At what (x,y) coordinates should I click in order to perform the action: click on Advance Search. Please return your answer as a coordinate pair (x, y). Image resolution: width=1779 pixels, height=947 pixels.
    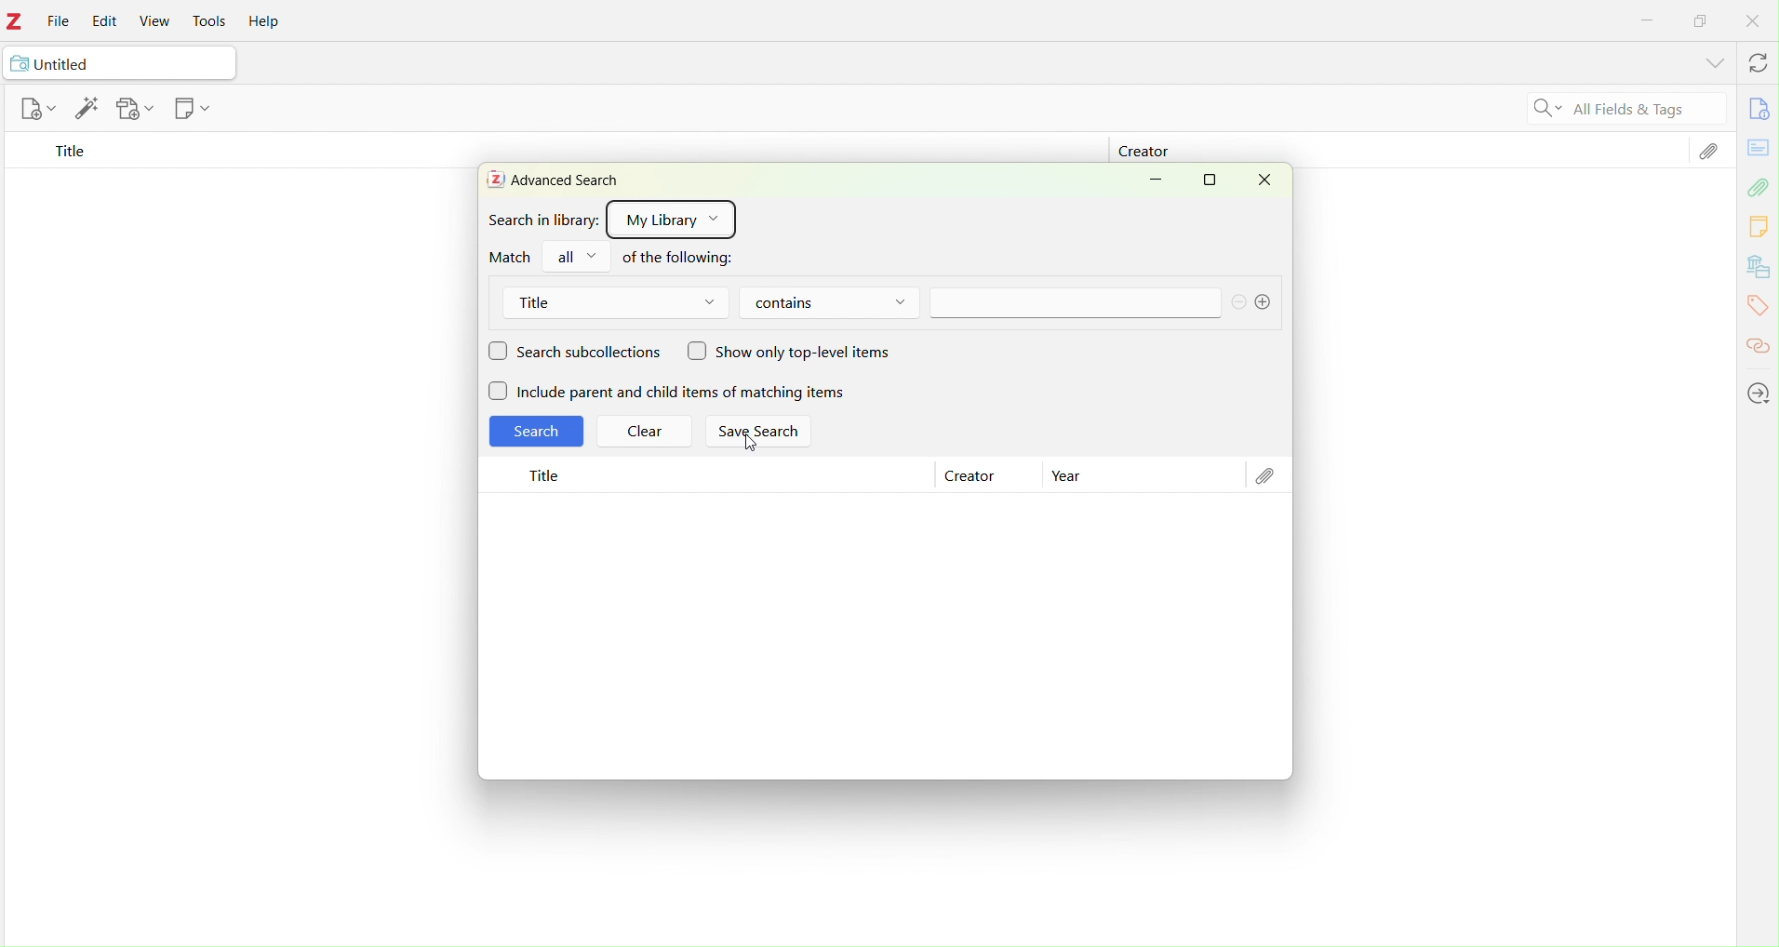
    Looking at the image, I should click on (555, 180).